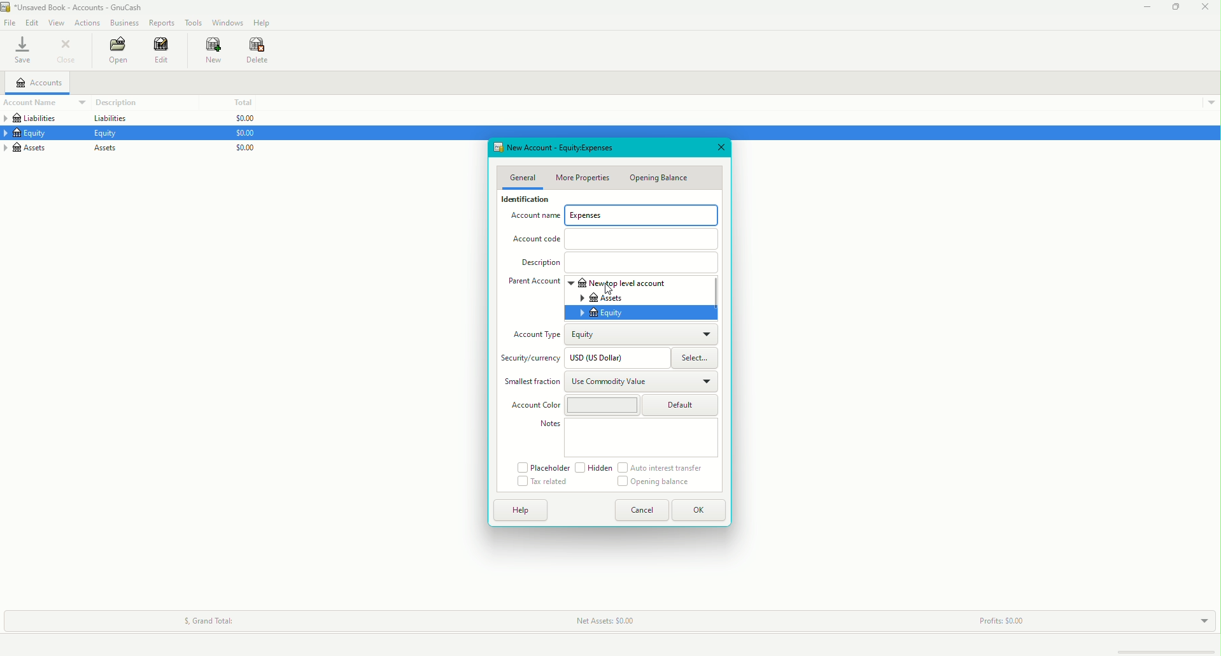 The height and width of the screenshot is (656, 1221). I want to click on Cursor, so click(609, 290).